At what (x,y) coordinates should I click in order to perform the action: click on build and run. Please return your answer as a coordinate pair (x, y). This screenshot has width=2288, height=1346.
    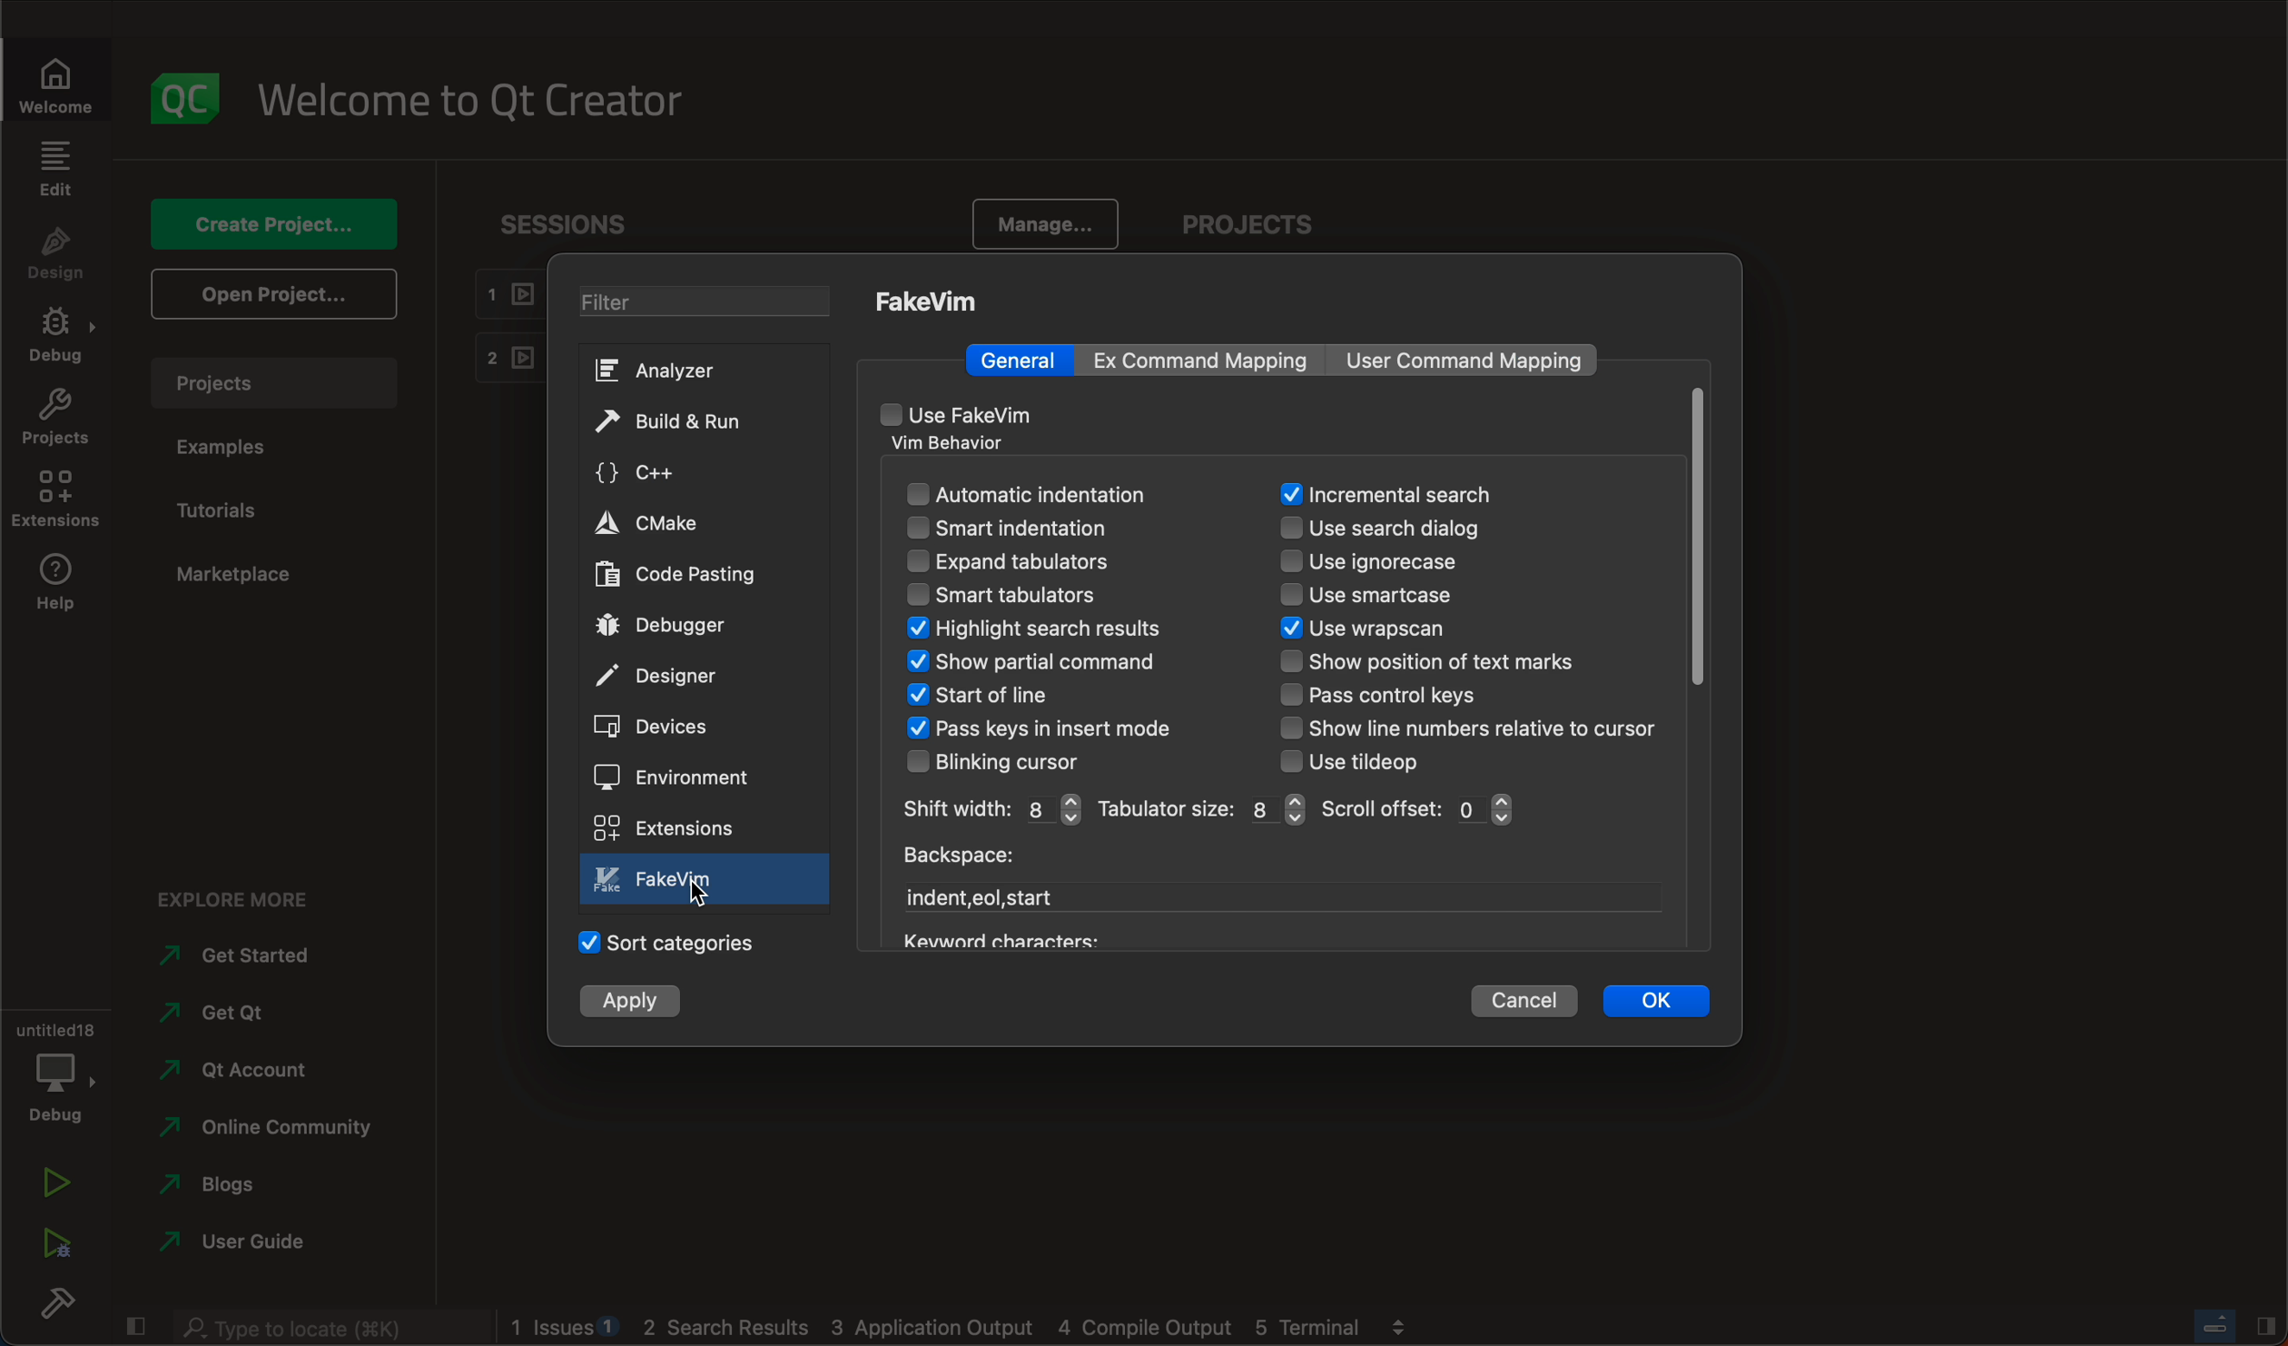
    Looking at the image, I should click on (682, 423).